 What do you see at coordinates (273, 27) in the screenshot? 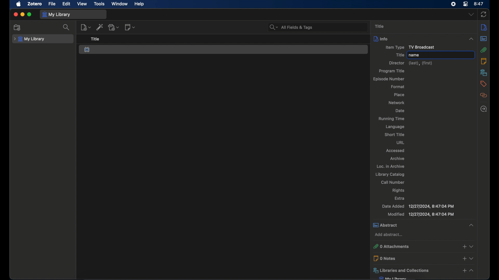
I see `search dropdown` at bounding box center [273, 27].